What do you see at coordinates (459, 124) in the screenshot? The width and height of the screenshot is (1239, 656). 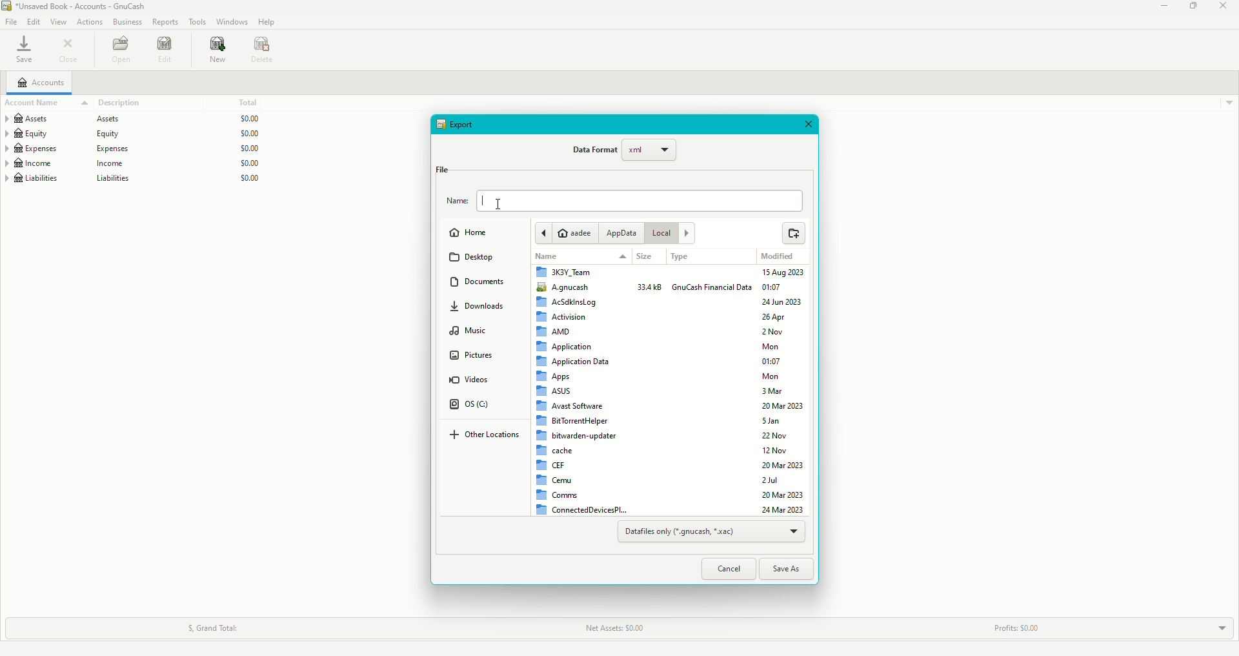 I see `Export` at bounding box center [459, 124].